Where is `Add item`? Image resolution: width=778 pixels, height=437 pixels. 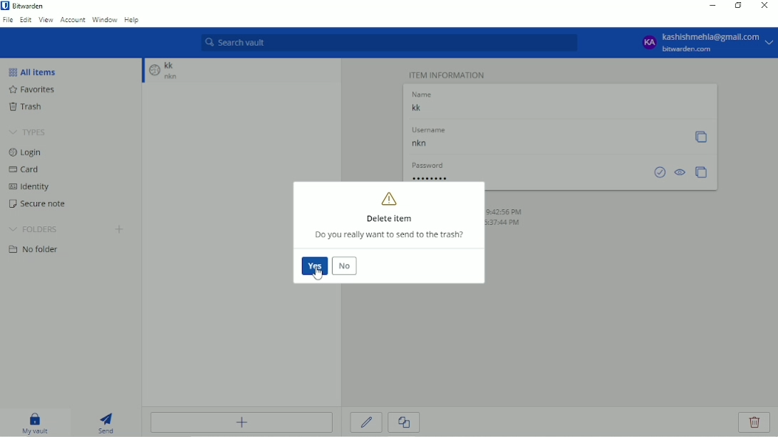 Add item is located at coordinates (242, 423).